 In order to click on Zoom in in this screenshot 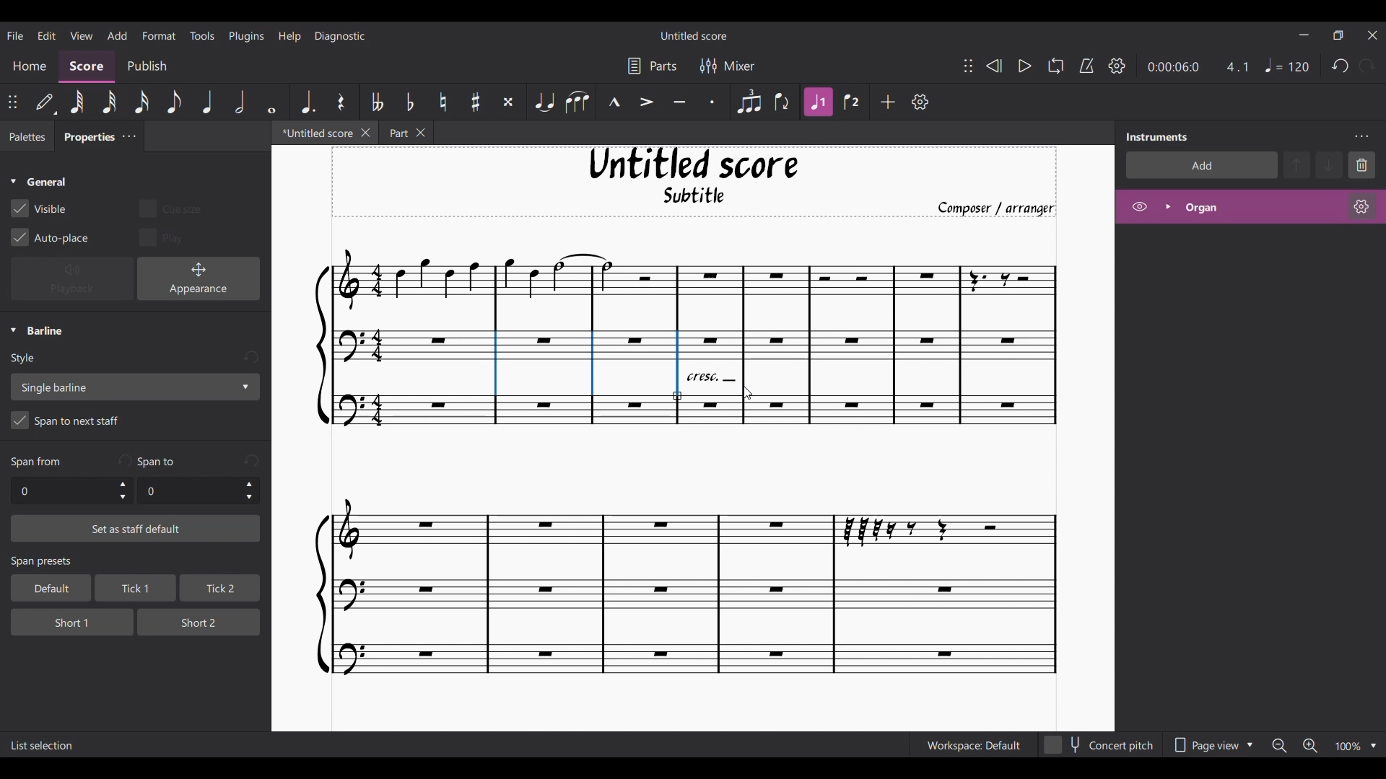, I will do `click(1309, 747)`.